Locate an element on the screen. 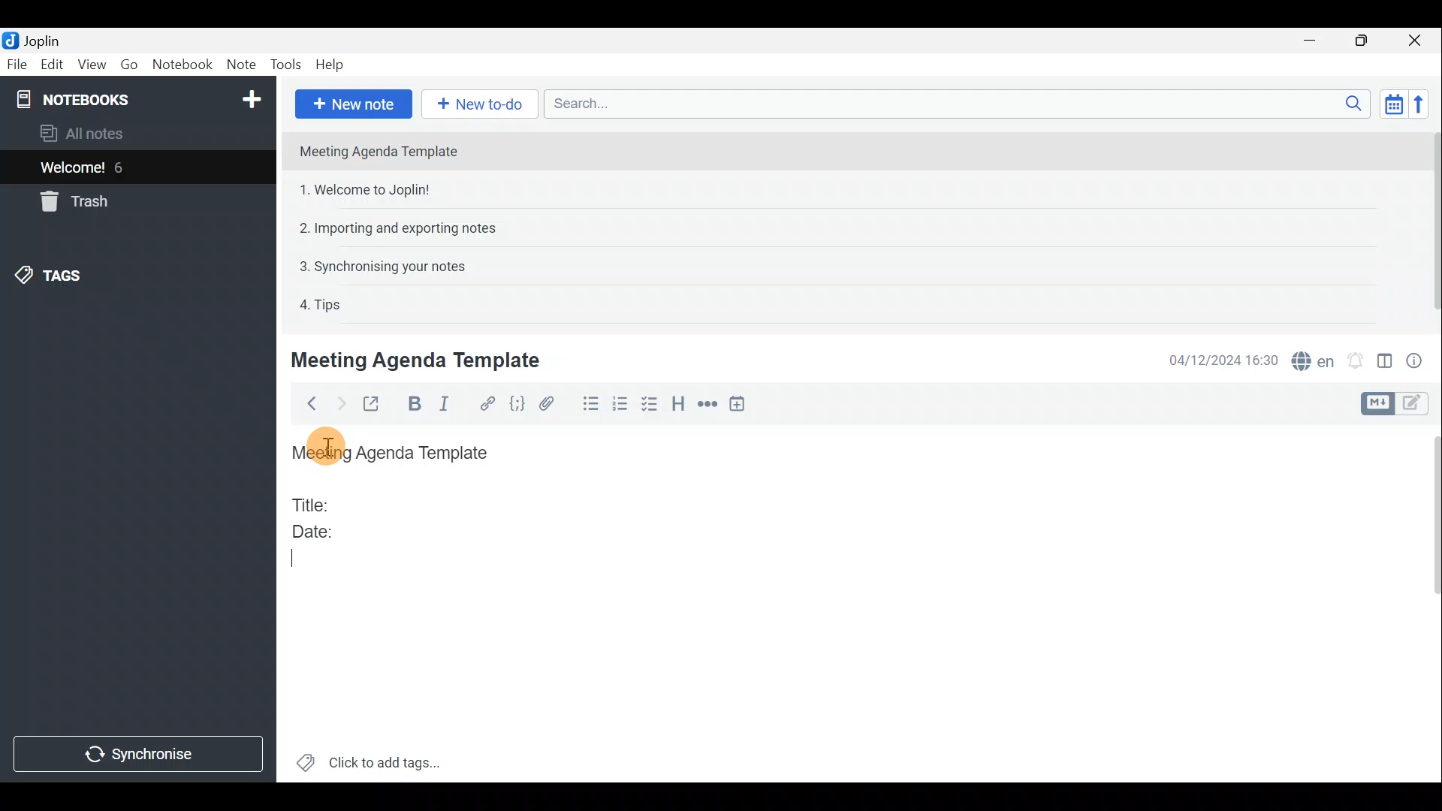 This screenshot has height=811, width=1442. Date: is located at coordinates (325, 529).